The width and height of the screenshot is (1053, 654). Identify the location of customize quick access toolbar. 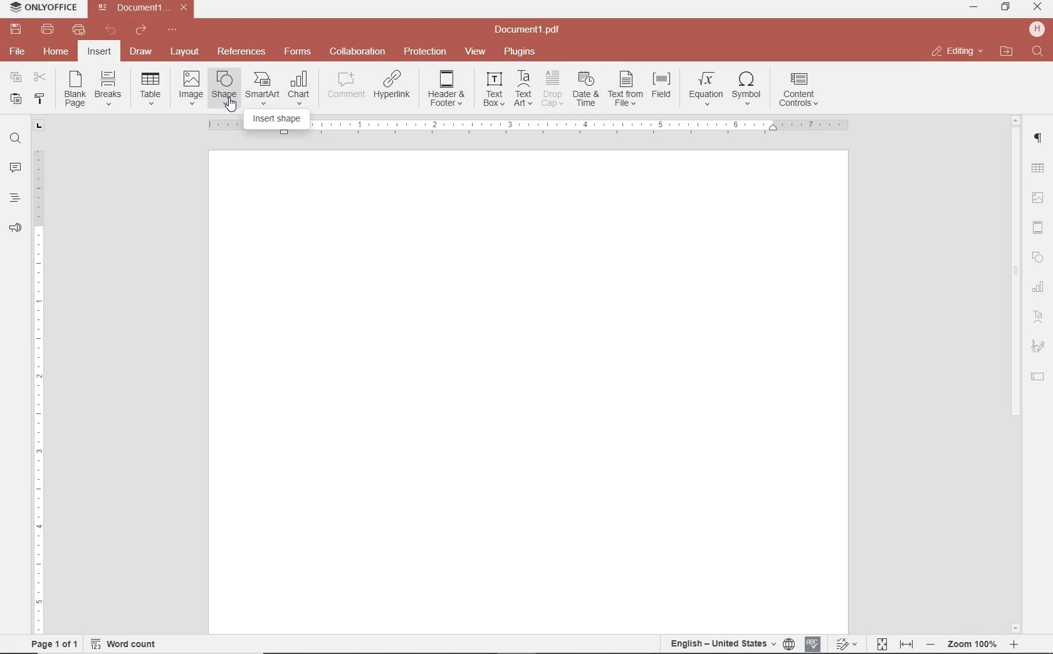
(172, 30).